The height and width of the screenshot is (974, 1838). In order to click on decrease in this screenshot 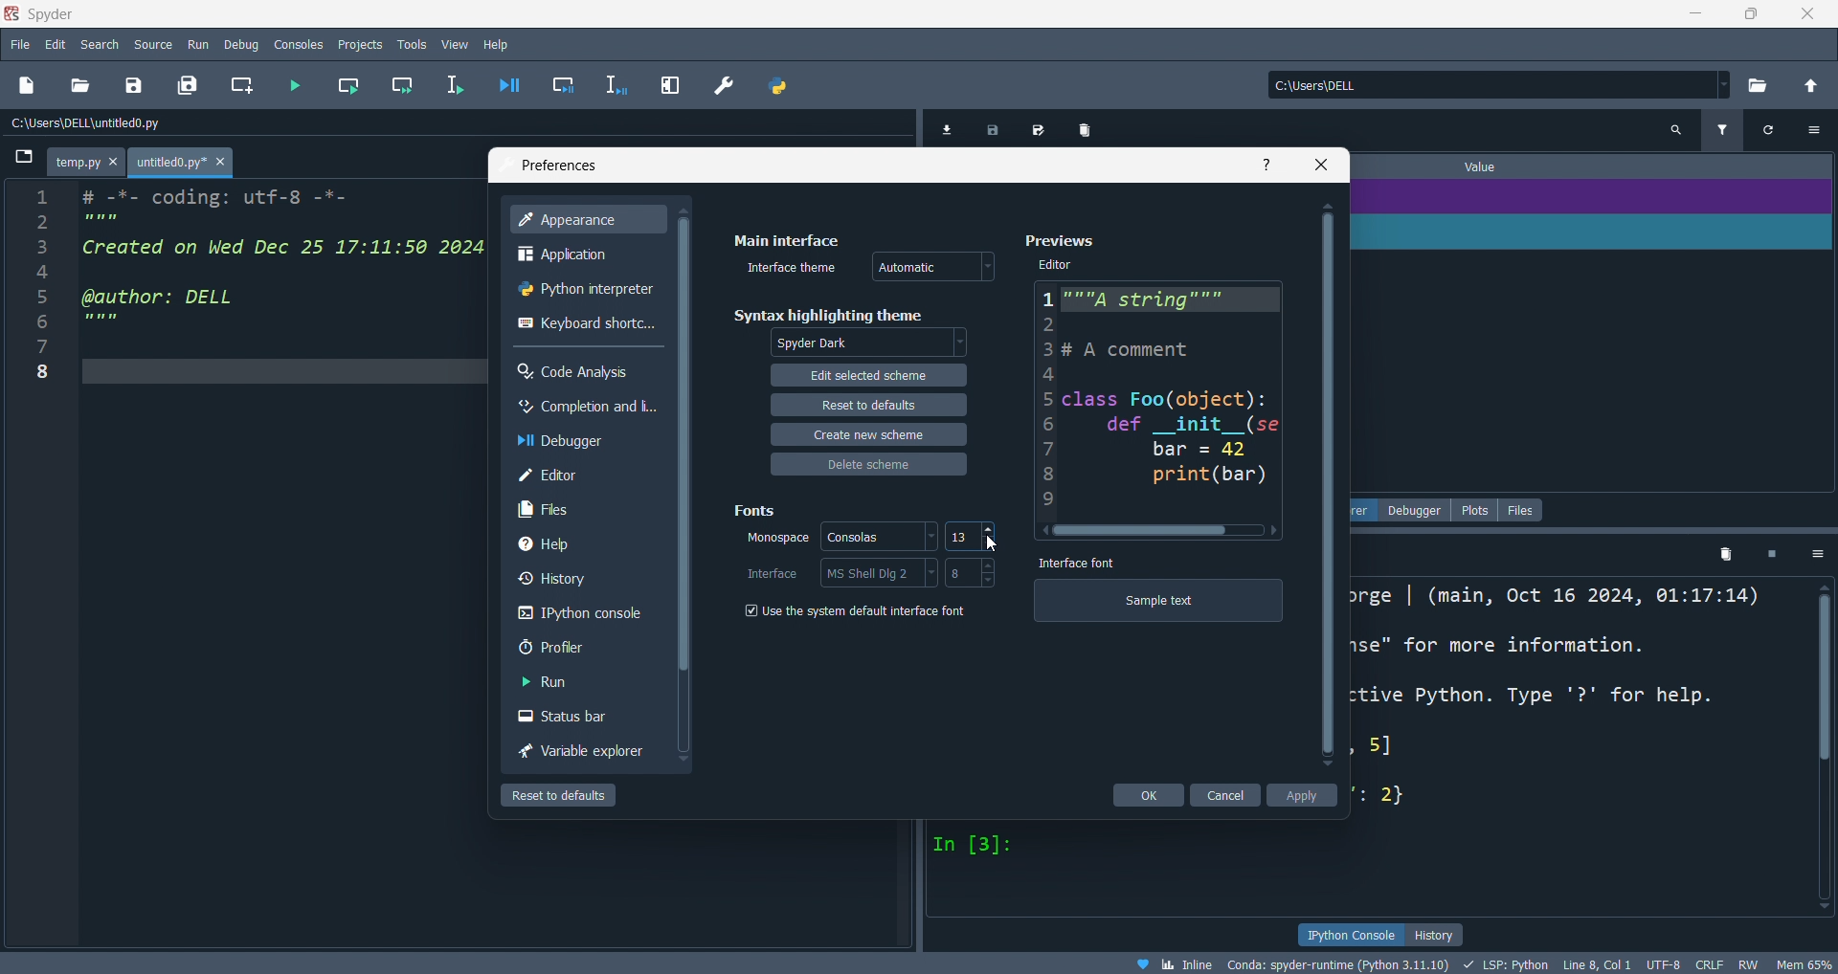, I will do `click(985, 582)`.